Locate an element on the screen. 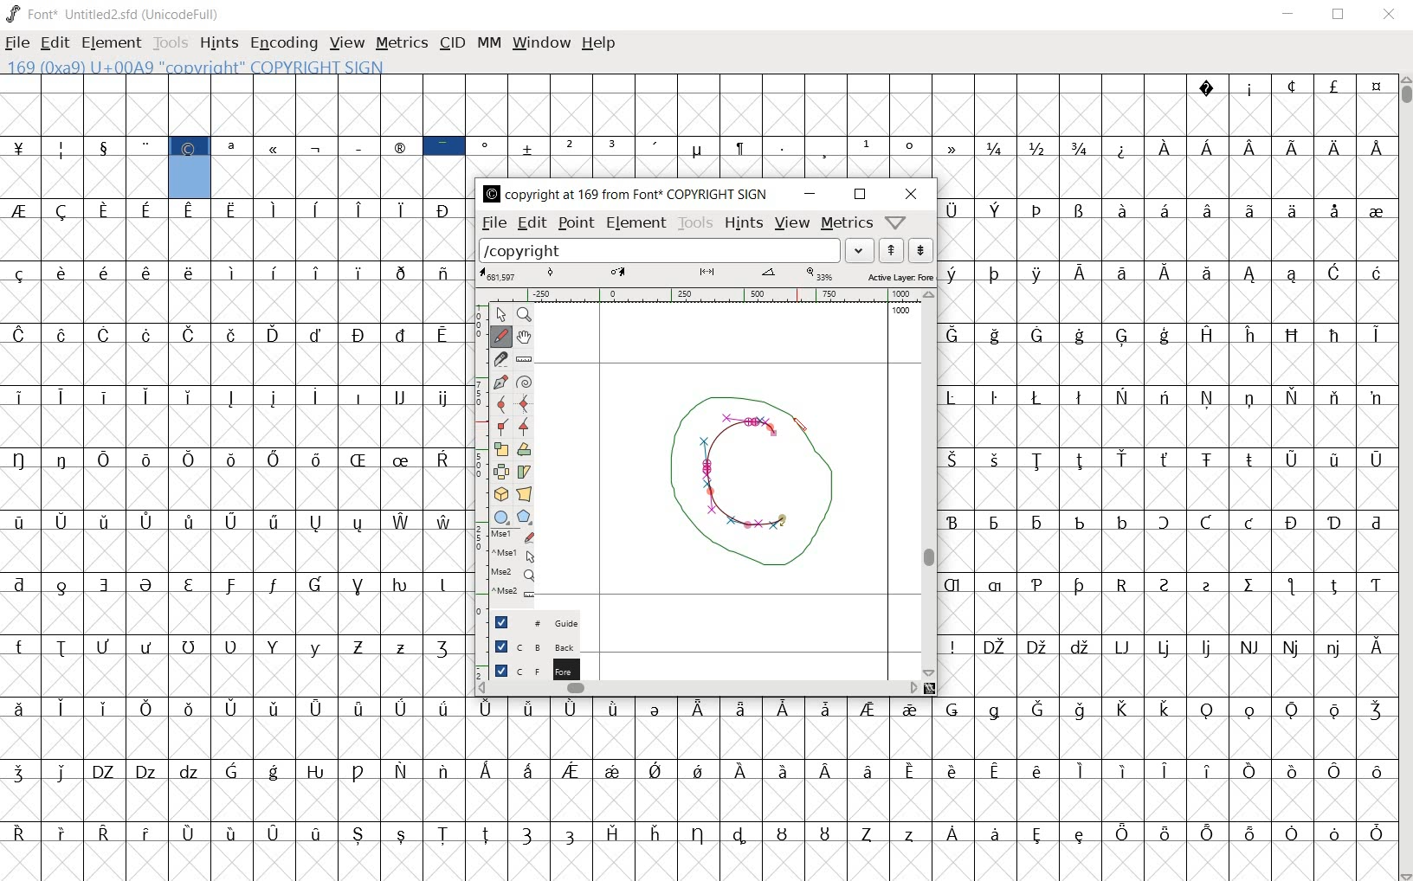 Image resolution: width=1413 pixels, height=881 pixels. draw a freehand curve is located at coordinates (500, 336).